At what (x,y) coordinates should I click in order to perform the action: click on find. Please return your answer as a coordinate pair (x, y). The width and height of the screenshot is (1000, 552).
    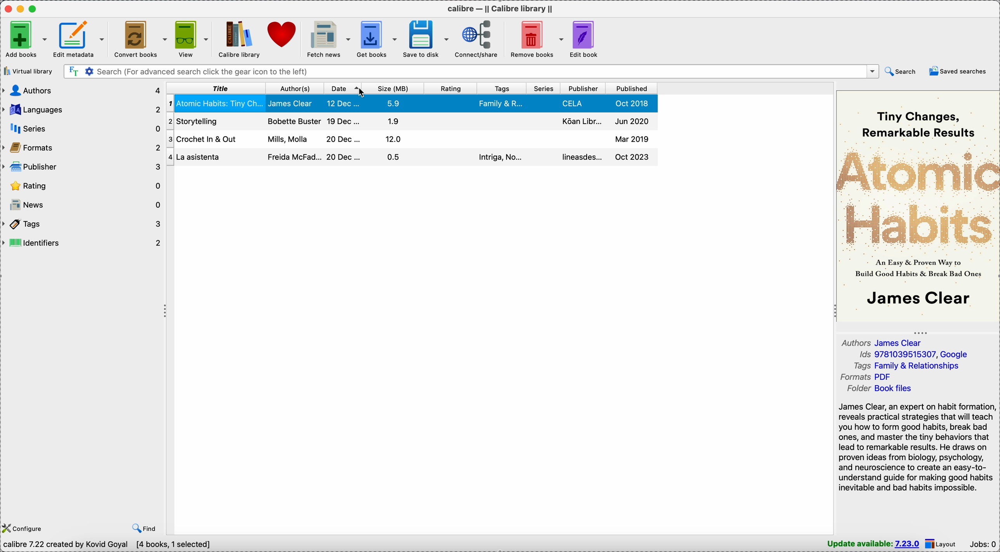
    Looking at the image, I should click on (142, 528).